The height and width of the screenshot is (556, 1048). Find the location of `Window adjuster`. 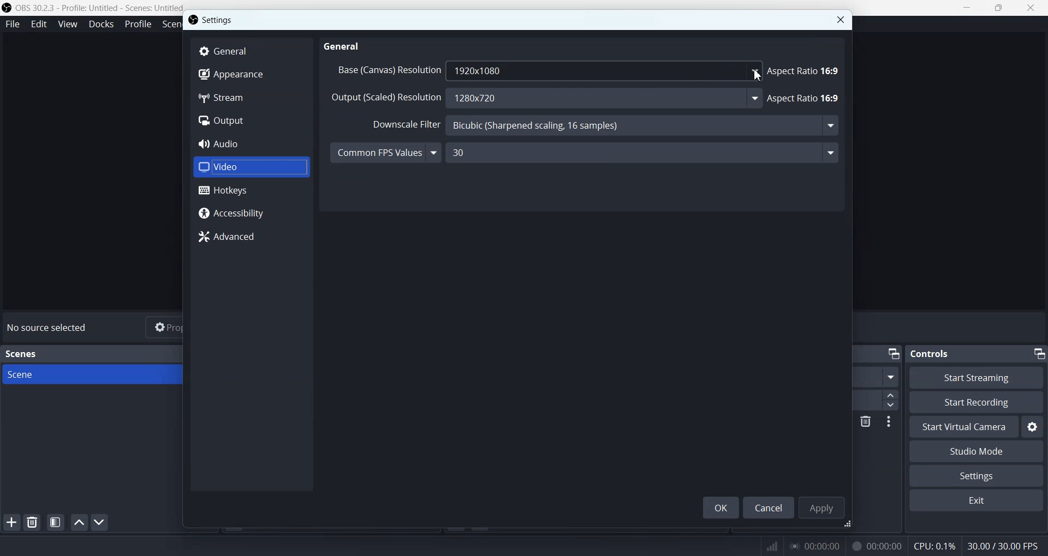

Window adjuster is located at coordinates (850, 524).